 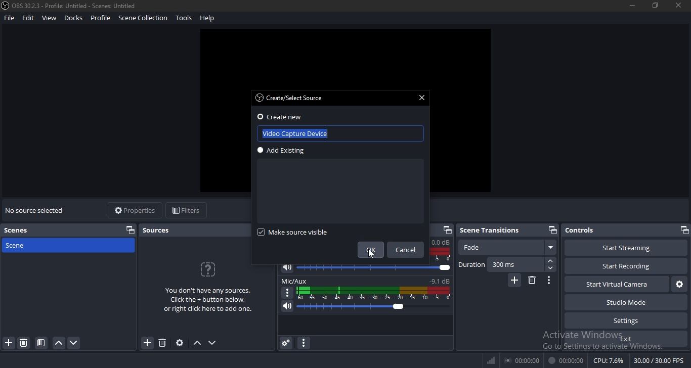 I want to click on ok, so click(x=373, y=249).